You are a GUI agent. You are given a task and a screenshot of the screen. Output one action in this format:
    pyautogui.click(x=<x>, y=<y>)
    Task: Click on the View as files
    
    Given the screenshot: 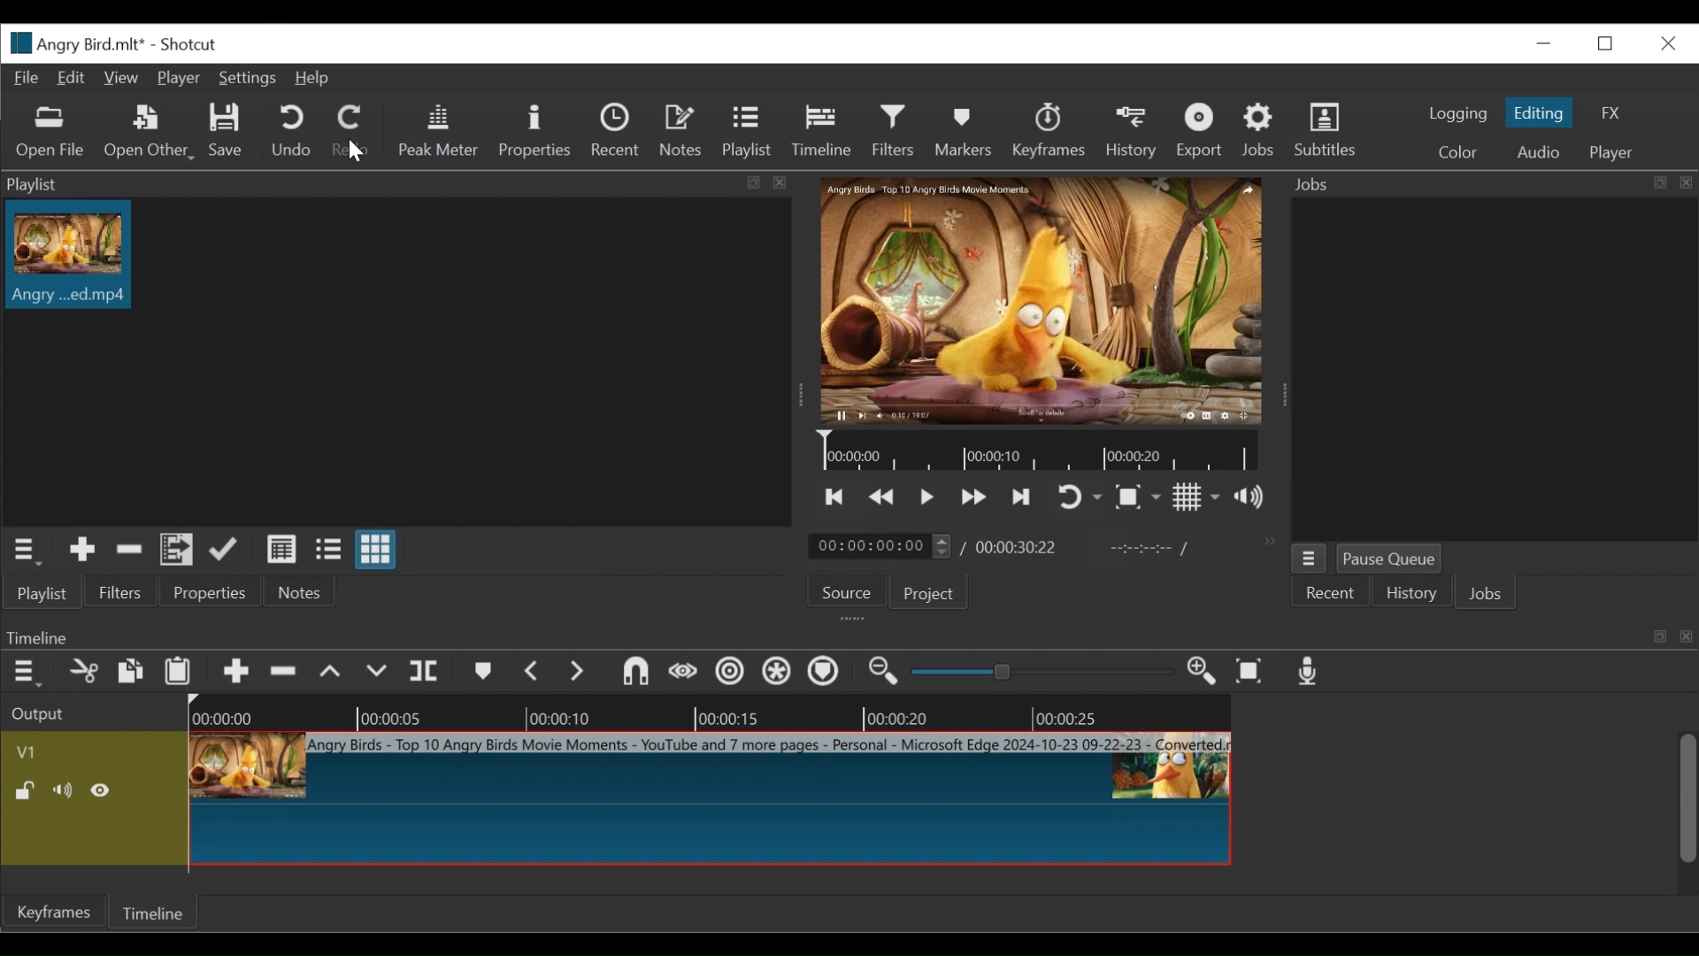 What is the action you would take?
    pyautogui.click(x=327, y=549)
    